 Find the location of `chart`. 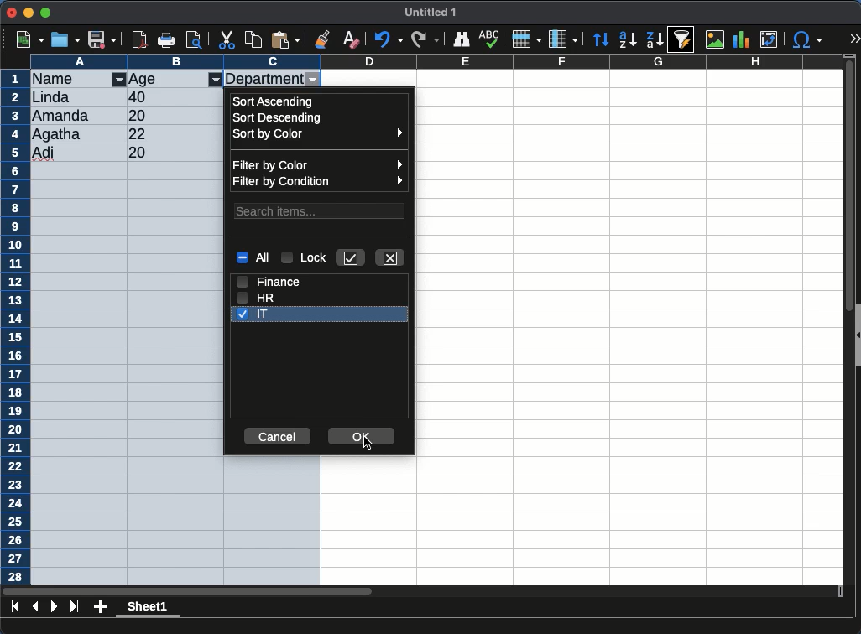

chart is located at coordinates (742, 39).